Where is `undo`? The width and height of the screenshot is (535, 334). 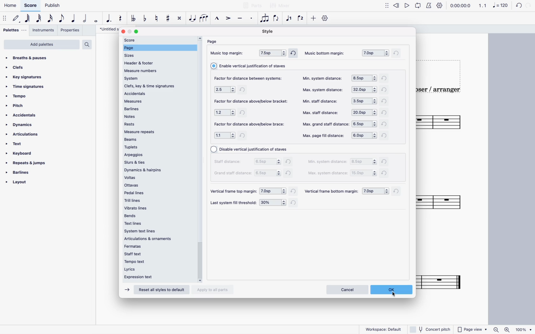
undo is located at coordinates (519, 6).